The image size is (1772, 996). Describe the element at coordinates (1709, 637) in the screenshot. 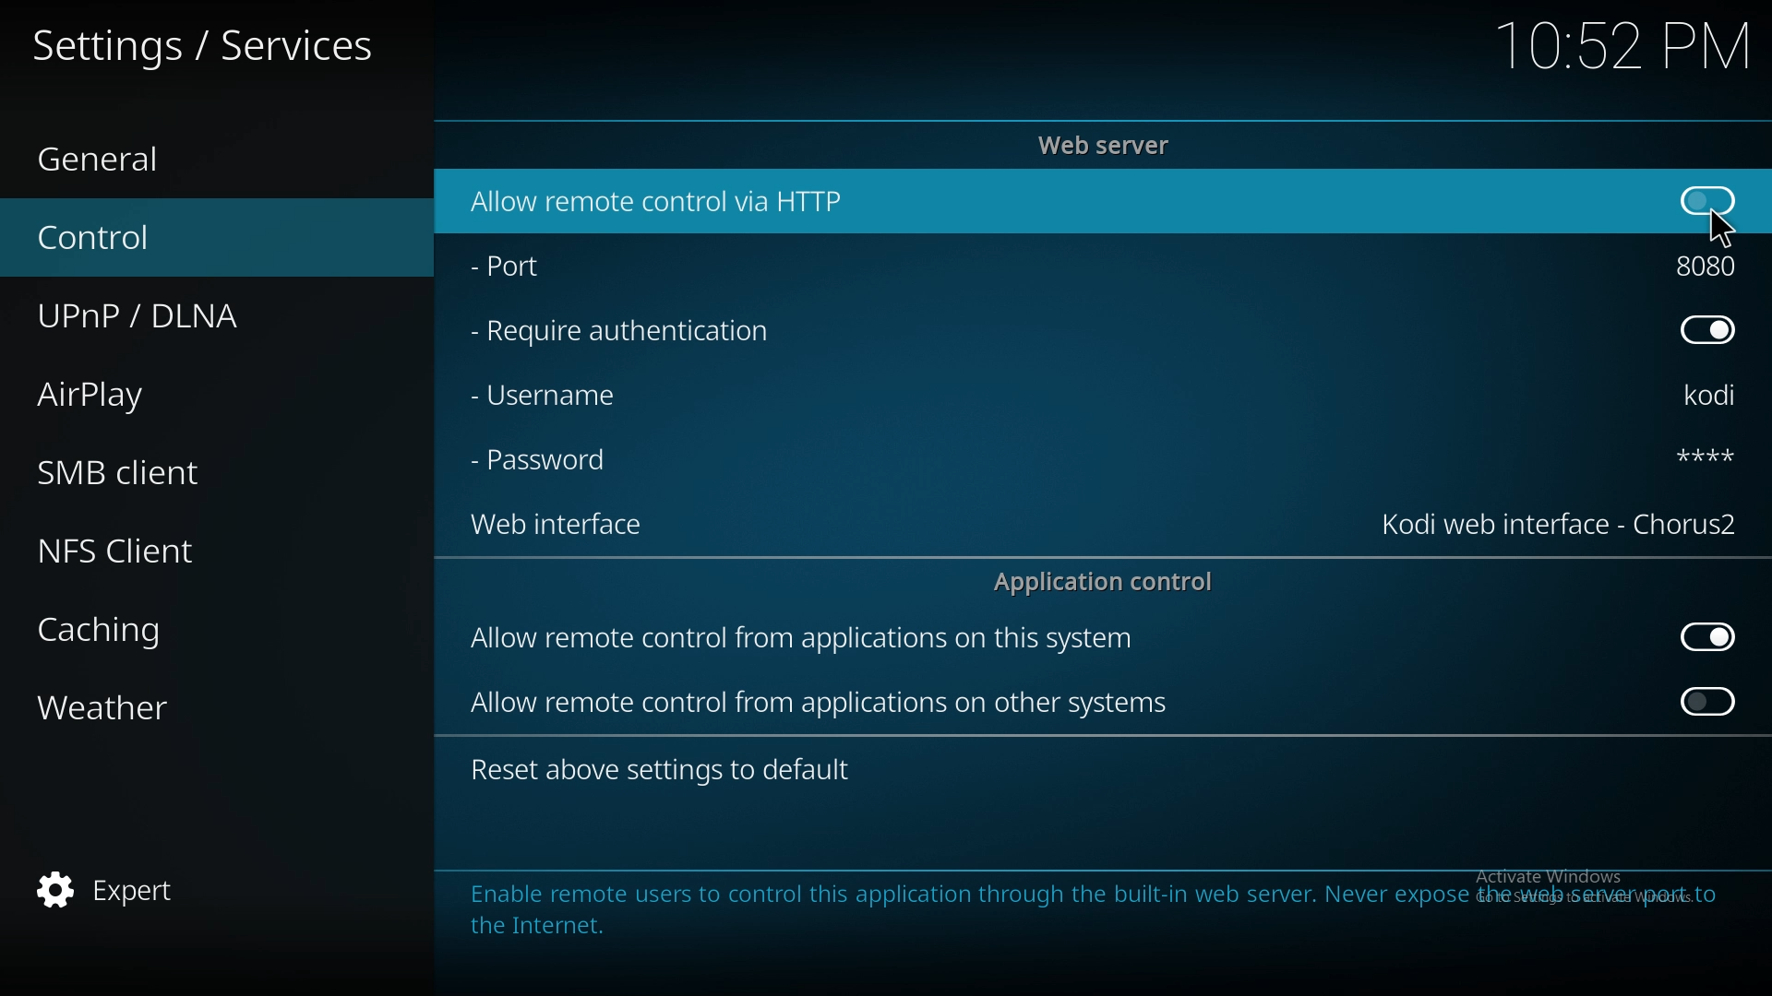

I see `toggle` at that location.